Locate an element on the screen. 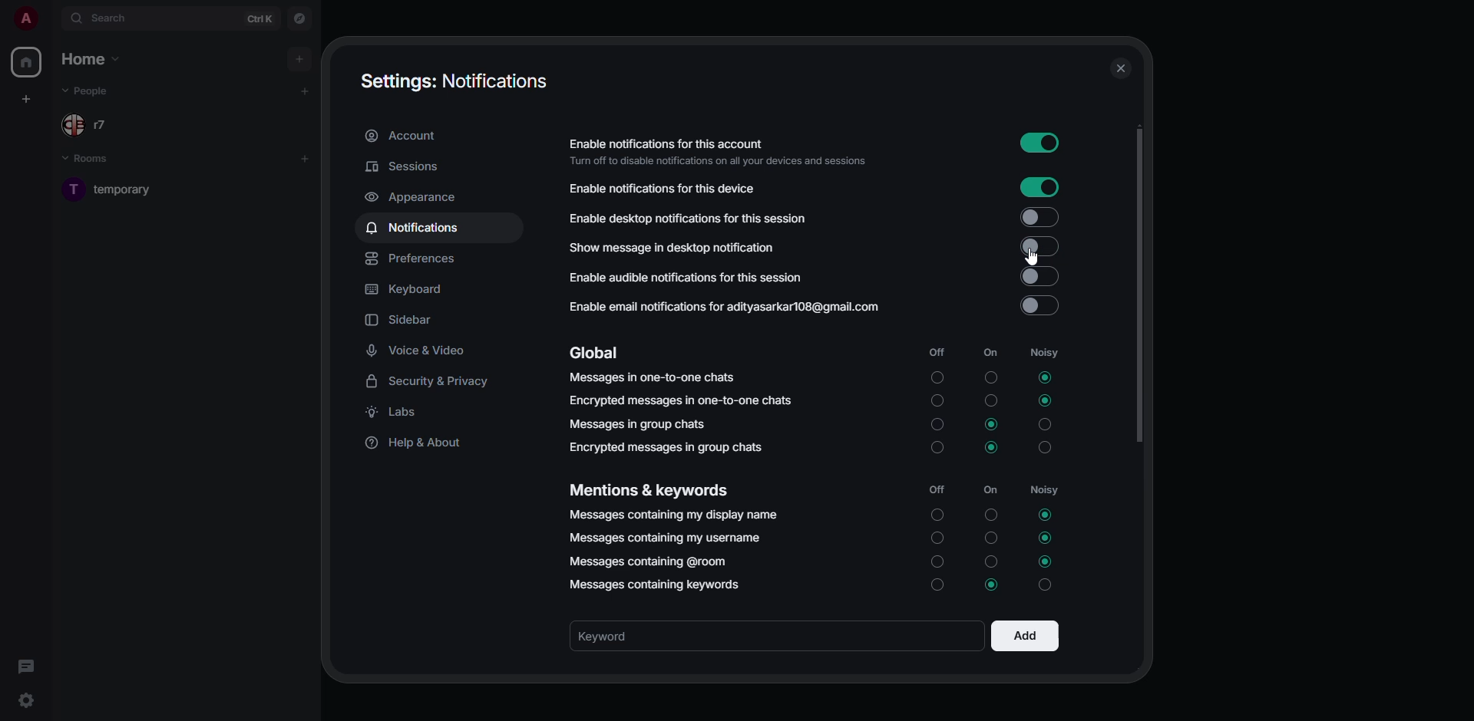  On Unselected is located at coordinates (993, 400).